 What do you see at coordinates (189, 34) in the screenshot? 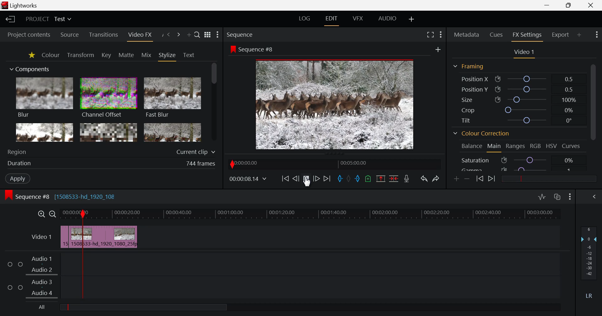
I see `Add Panel` at bounding box center [189, 34].